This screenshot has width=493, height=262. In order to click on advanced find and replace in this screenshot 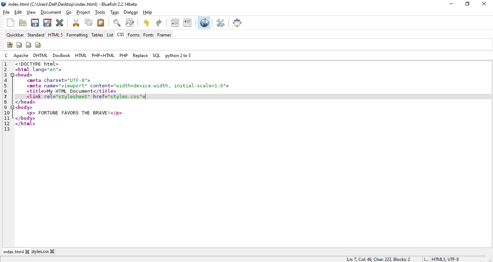, I will do `click(130, 22)`.